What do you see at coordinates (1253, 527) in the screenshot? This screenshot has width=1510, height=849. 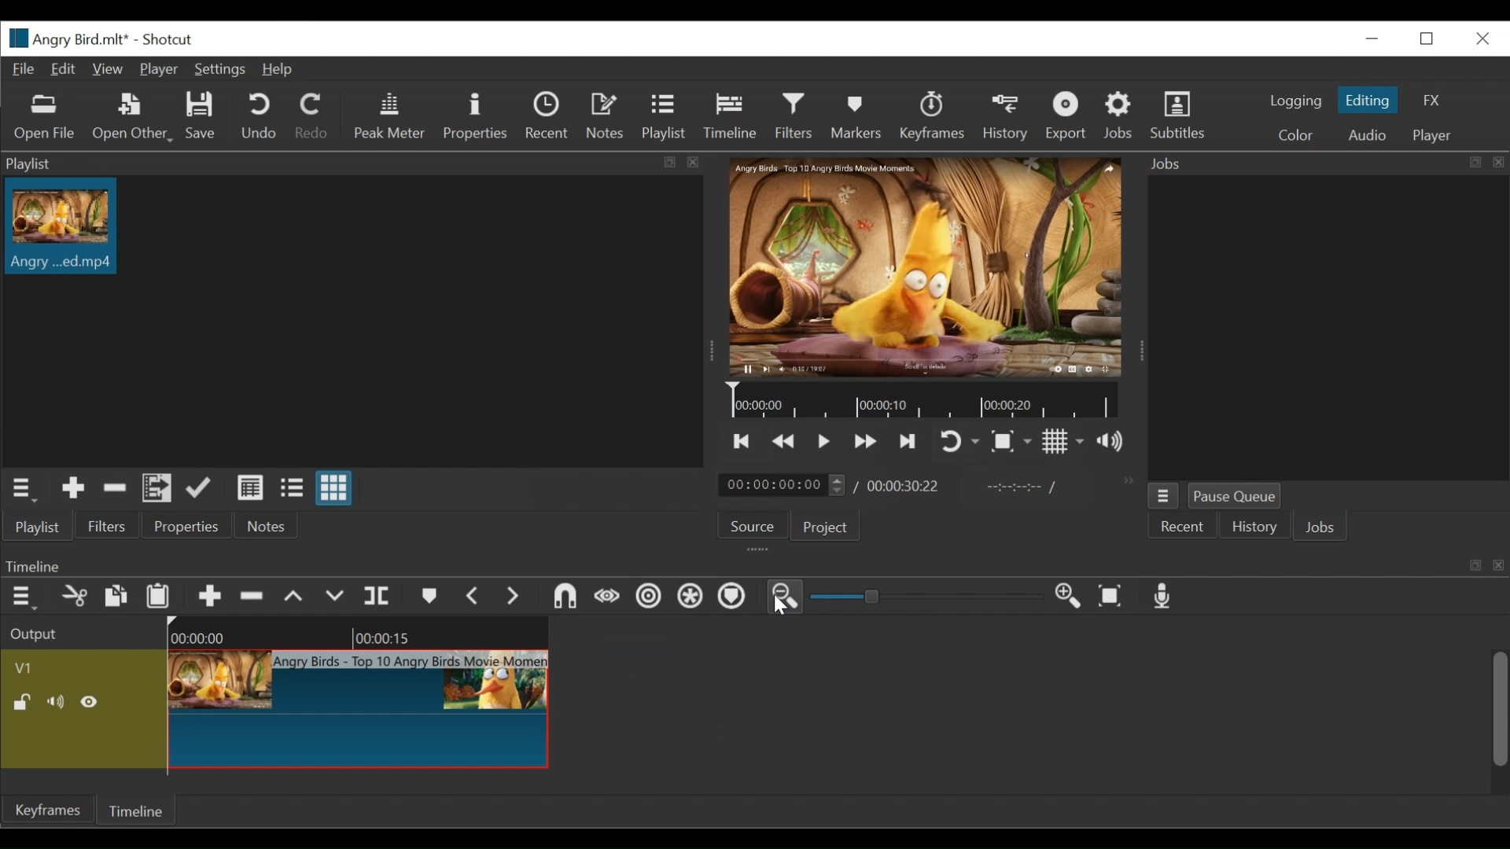 I see `History` at bounding box center [1253, 527].